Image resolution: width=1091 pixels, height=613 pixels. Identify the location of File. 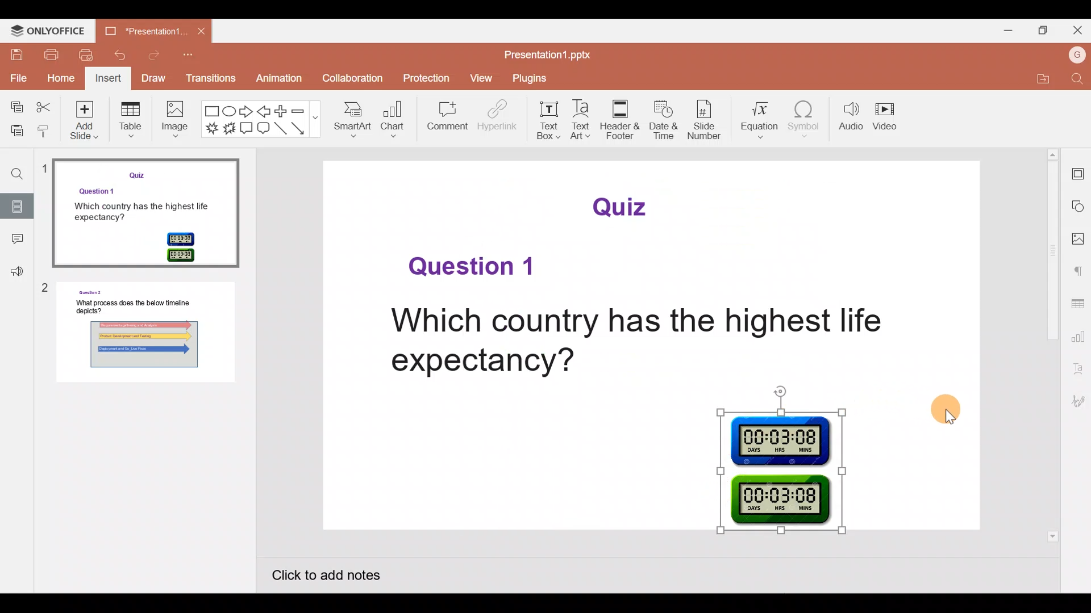
(16, 78).